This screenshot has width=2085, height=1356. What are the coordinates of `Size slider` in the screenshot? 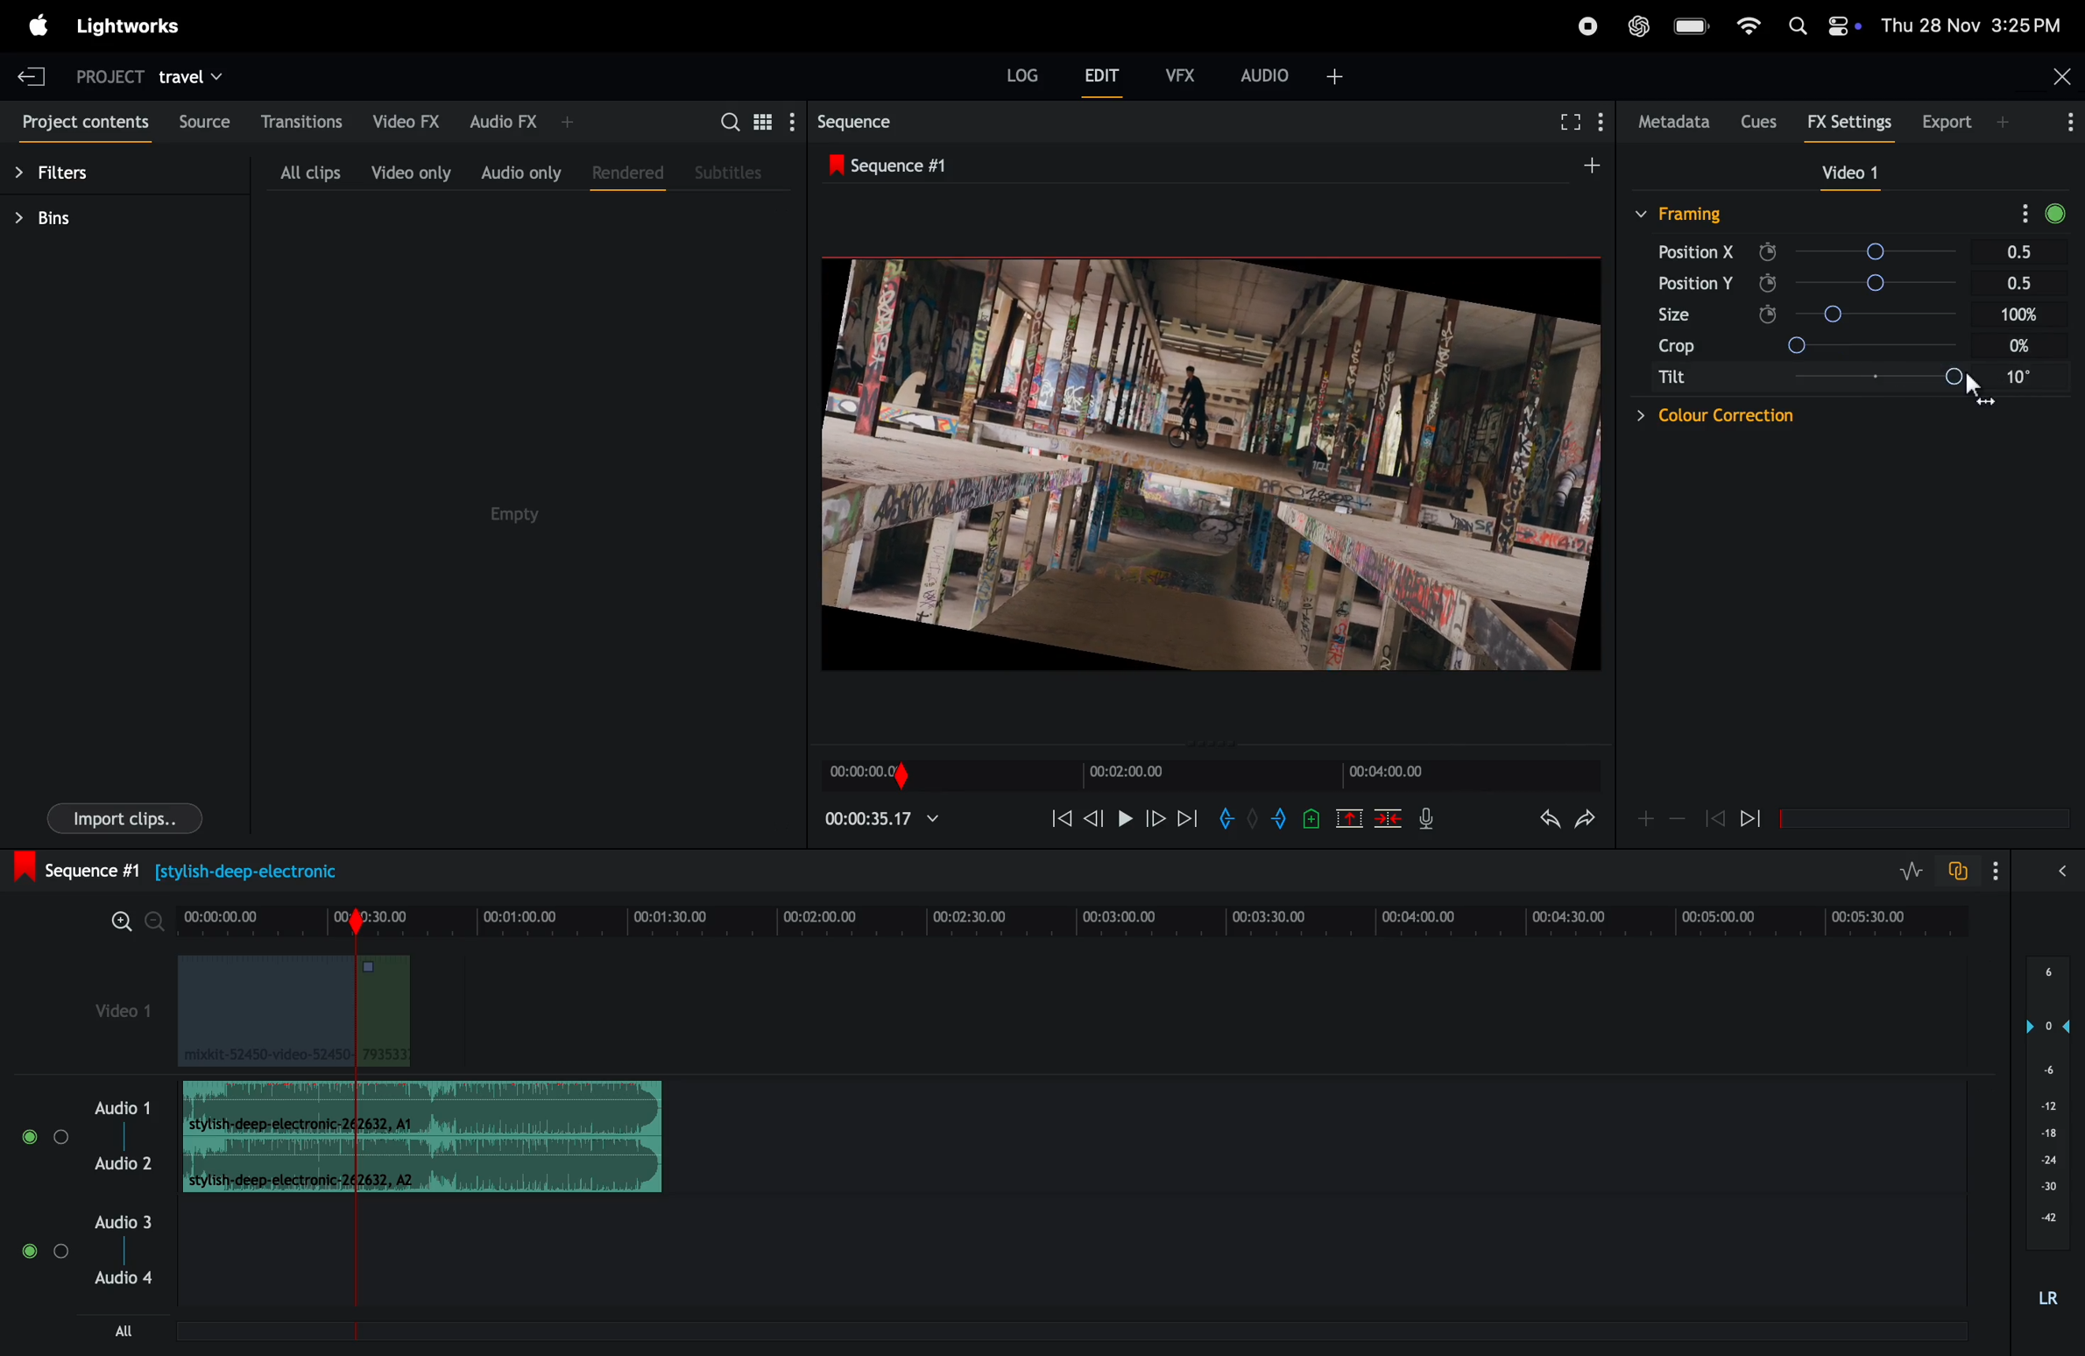 It's located at (1916, 313).